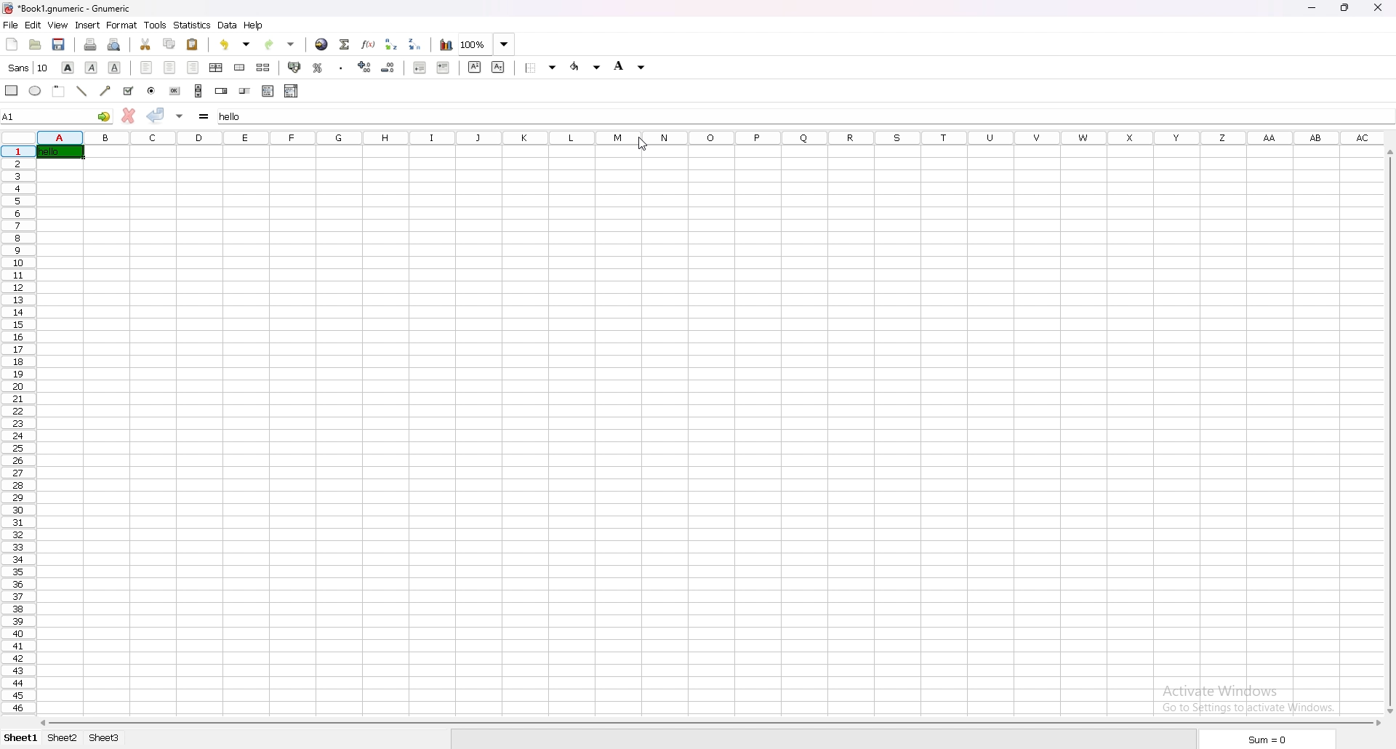 The image size is (1396, 749). Describe the element at coordinates (192, 25) in the screenshot. I see `statistics` at that location.